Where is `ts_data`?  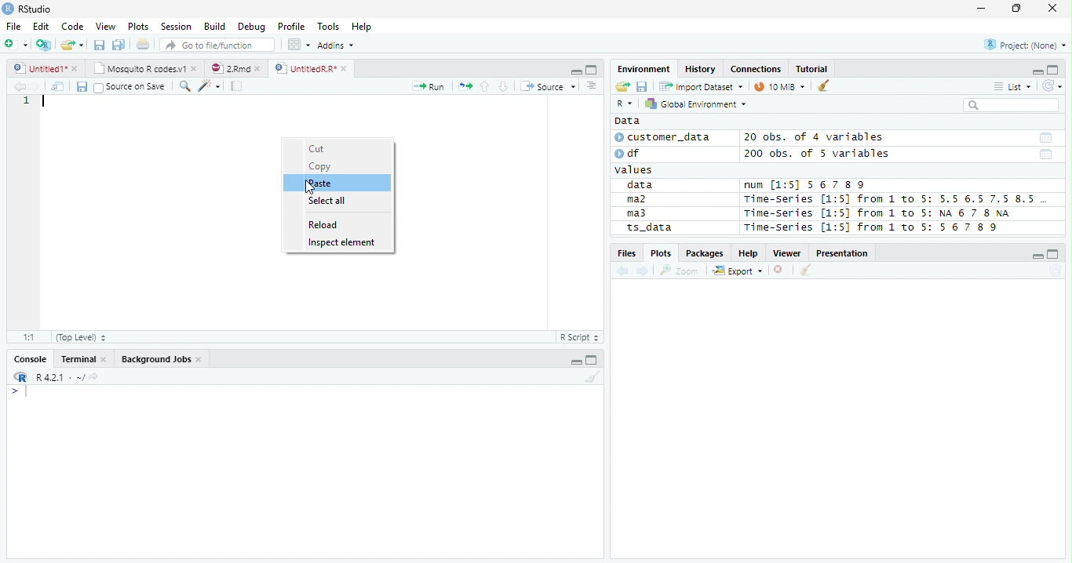
ts_data is located at coordinates (671, 230).